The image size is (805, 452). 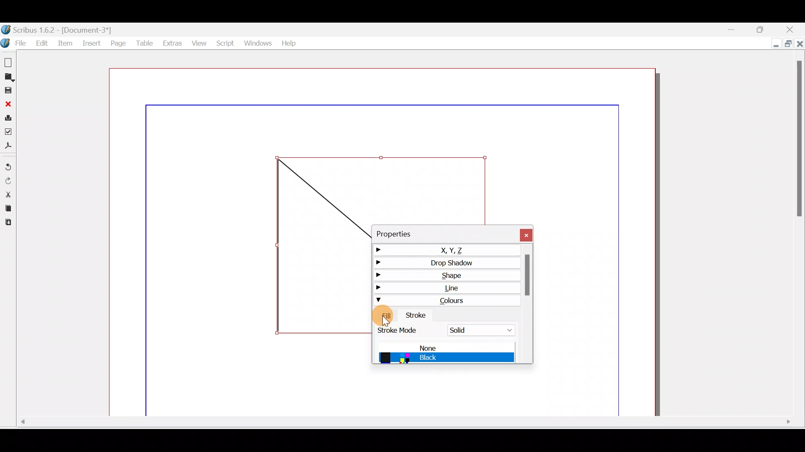 What do you see at coordinates (8, 194) in the screenshot?
I see `Cut` at bounding box center [8, 194].